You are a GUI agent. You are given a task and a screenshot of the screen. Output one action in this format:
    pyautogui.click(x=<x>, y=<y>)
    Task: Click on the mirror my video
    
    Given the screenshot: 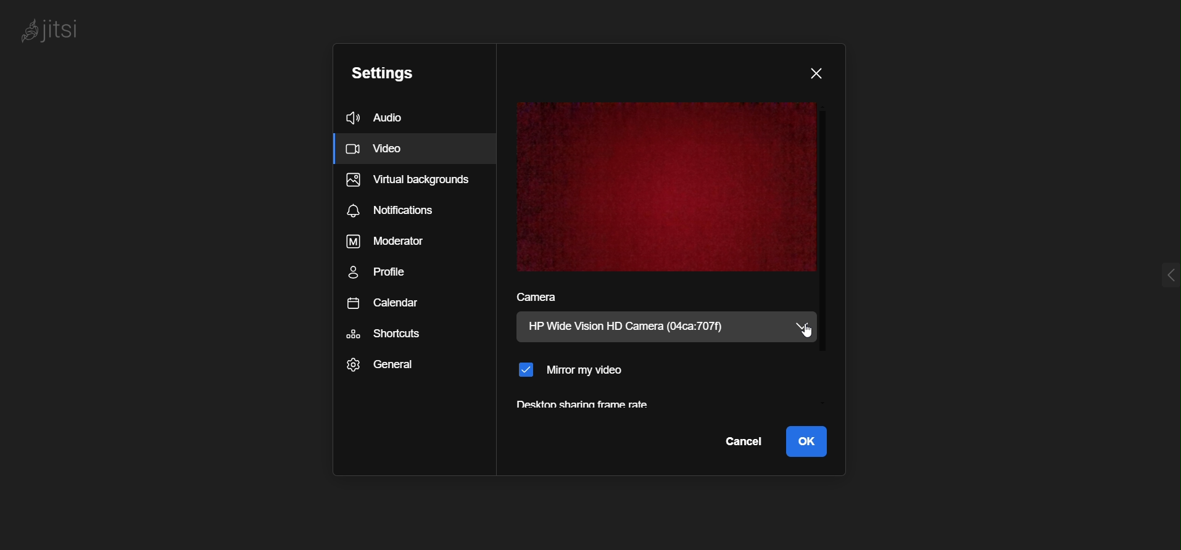 What is the action you would take?
    pyautogui.click(x=571, y=374)
    